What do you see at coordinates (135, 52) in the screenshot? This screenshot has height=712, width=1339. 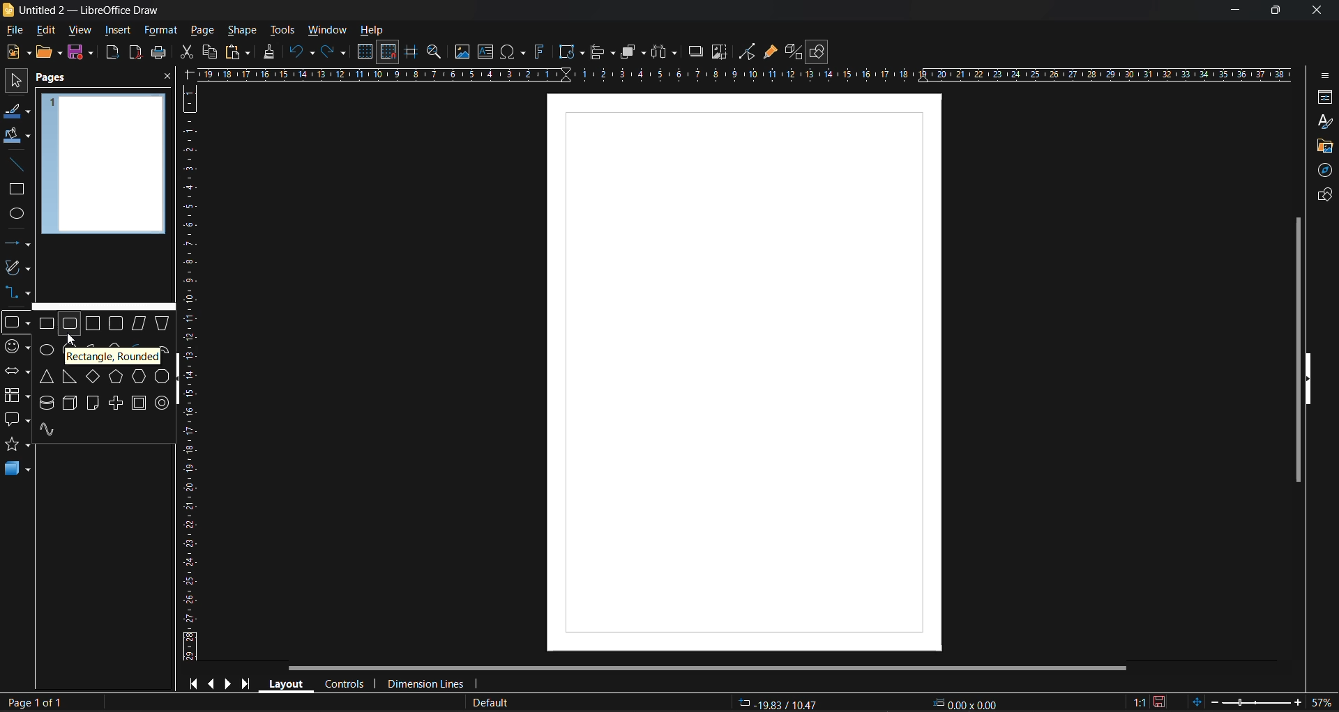 I see `export as pdf` at bounding box center [135, 52].